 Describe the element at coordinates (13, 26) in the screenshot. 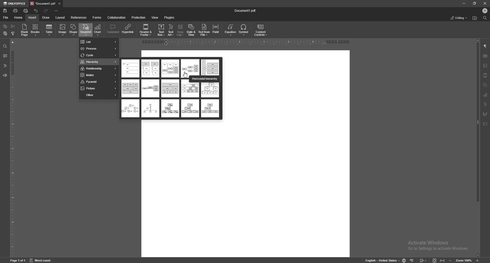

I see `cut` at that location.